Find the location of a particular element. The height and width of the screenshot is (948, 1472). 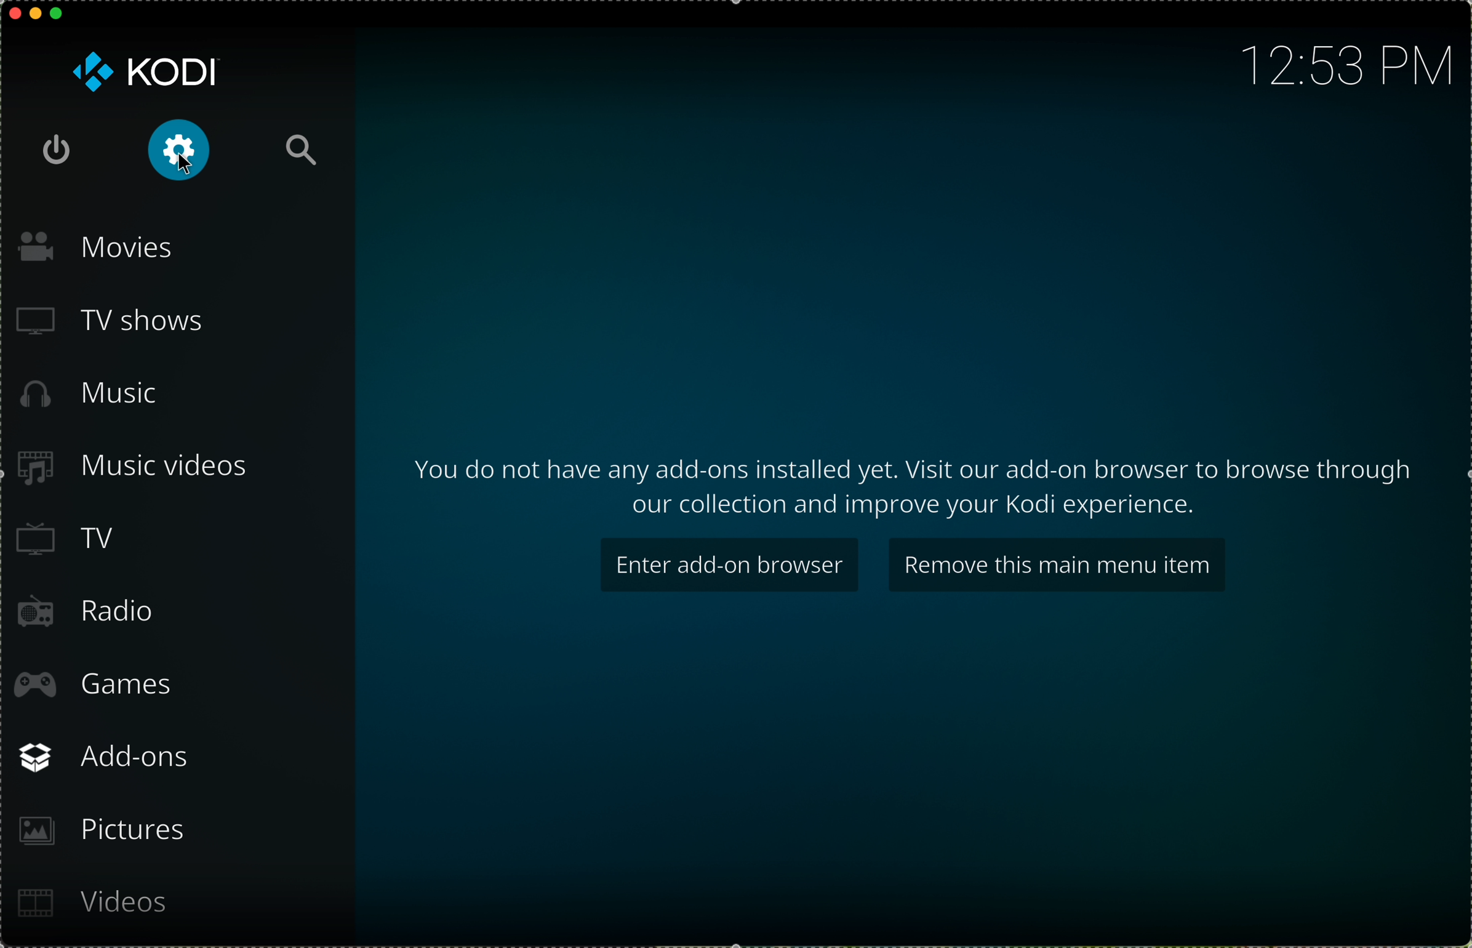

music videos is located at coordinates (143, 467).